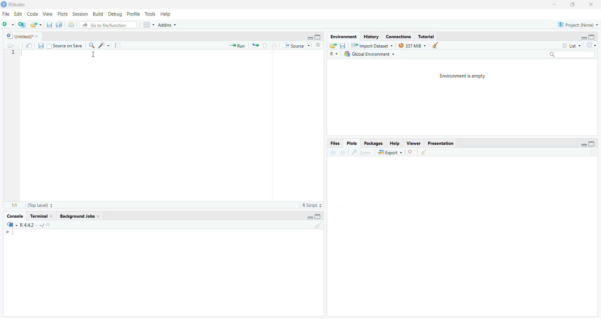 Image resolution: width=601 pixels, height=319 pixels. Describe the element at coordinates (23, 37) in the screenshot. I see ` Untitled2*` at that location.